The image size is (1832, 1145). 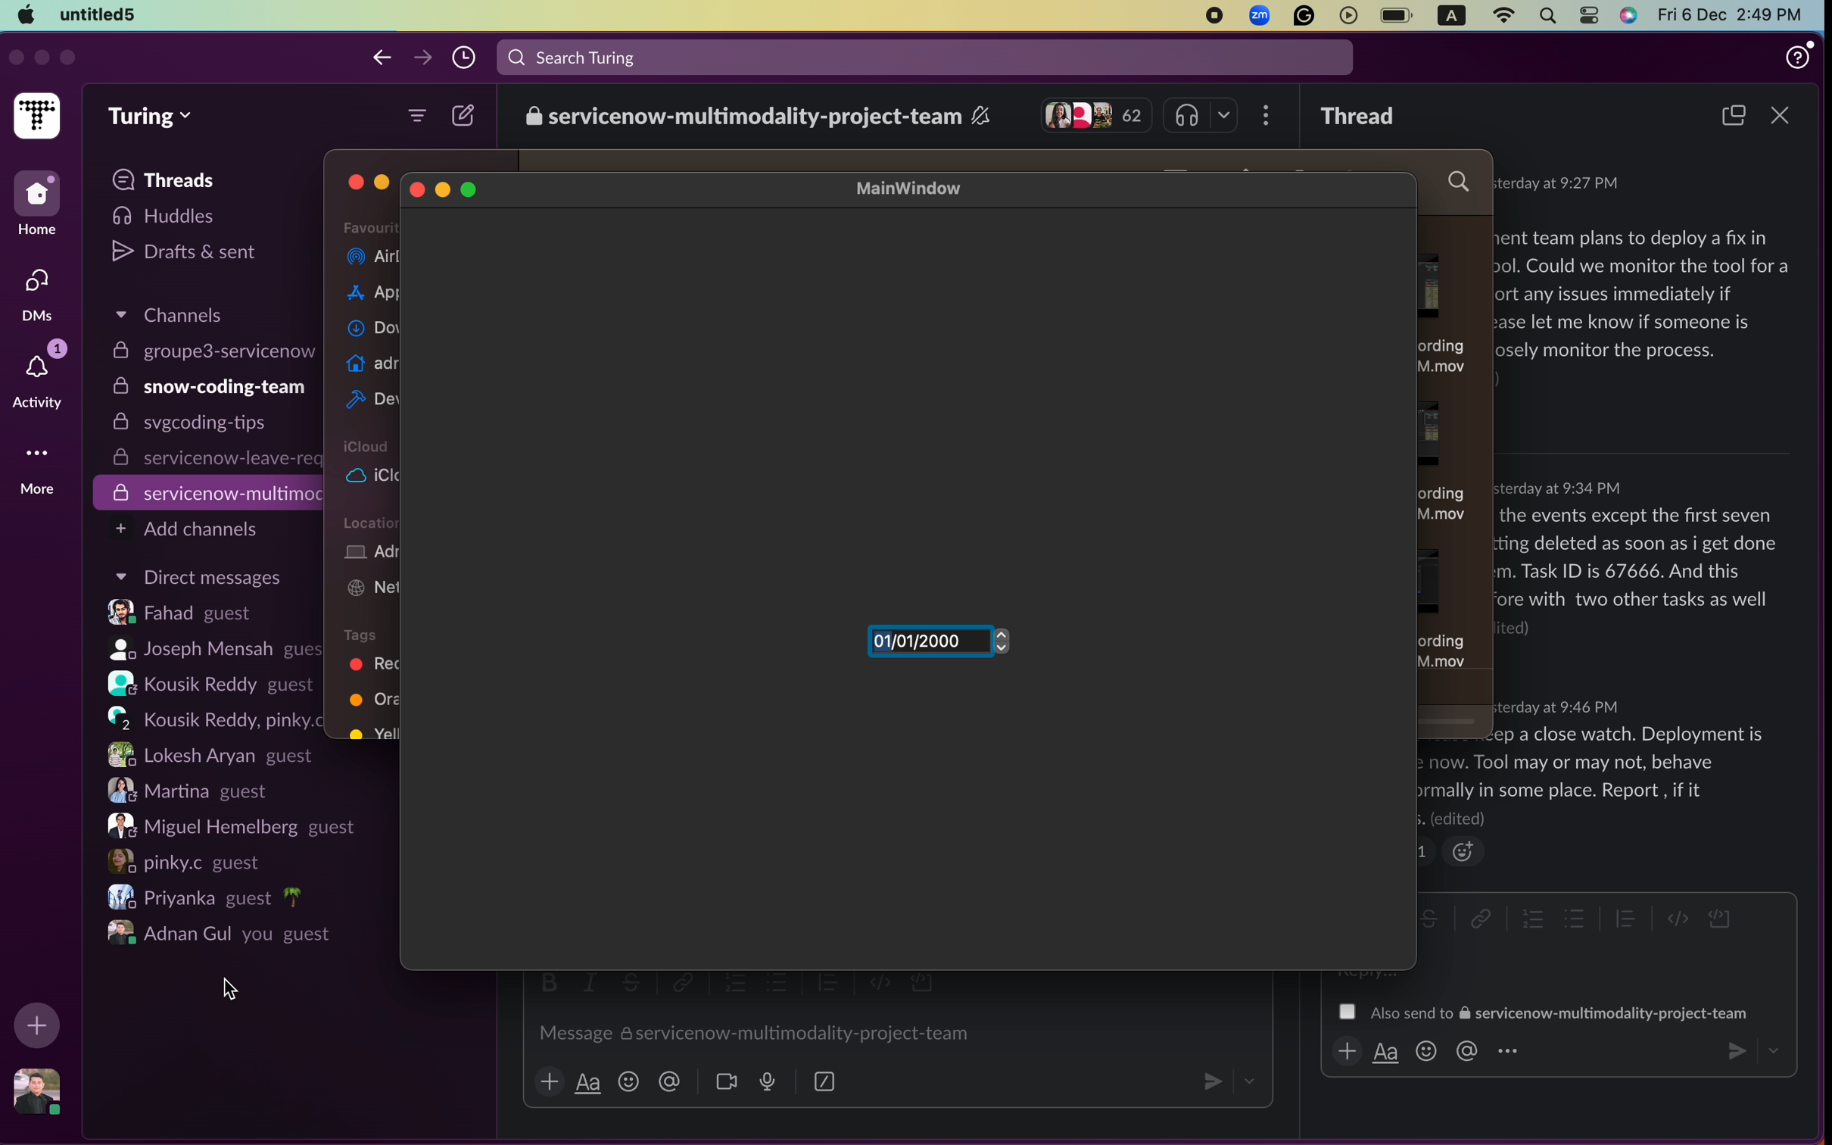 I want to click on minimize, so click(x=444, y=190).